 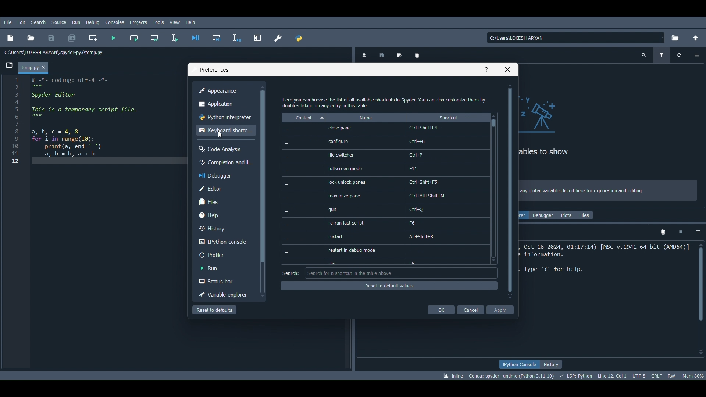 What do you see at coordinates (224, 163) in the screenshot?
I see `Completion and linting` at bounding box center [224, 163].